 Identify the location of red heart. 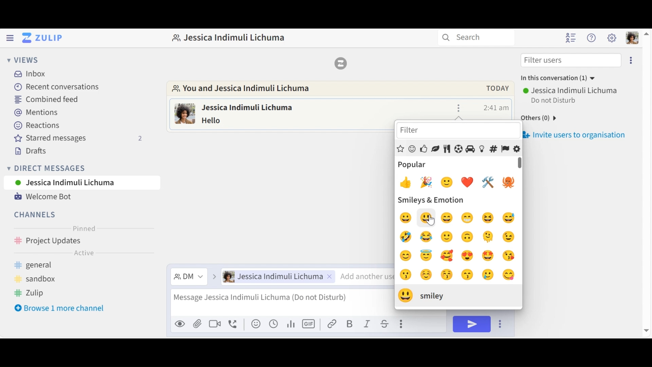
(470, 182).